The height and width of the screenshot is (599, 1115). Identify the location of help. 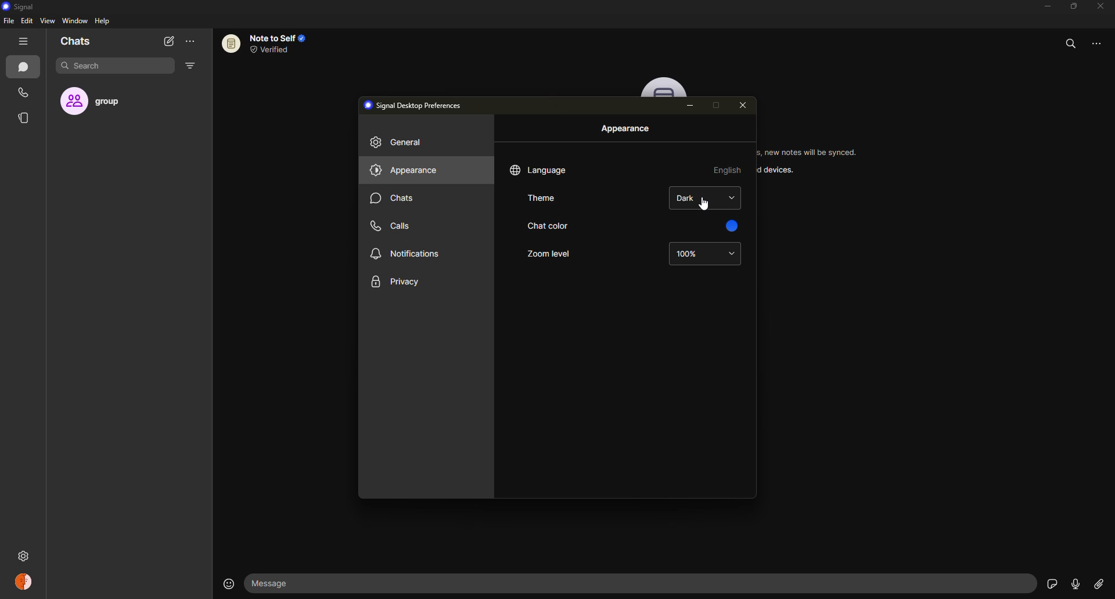
(103, 20).